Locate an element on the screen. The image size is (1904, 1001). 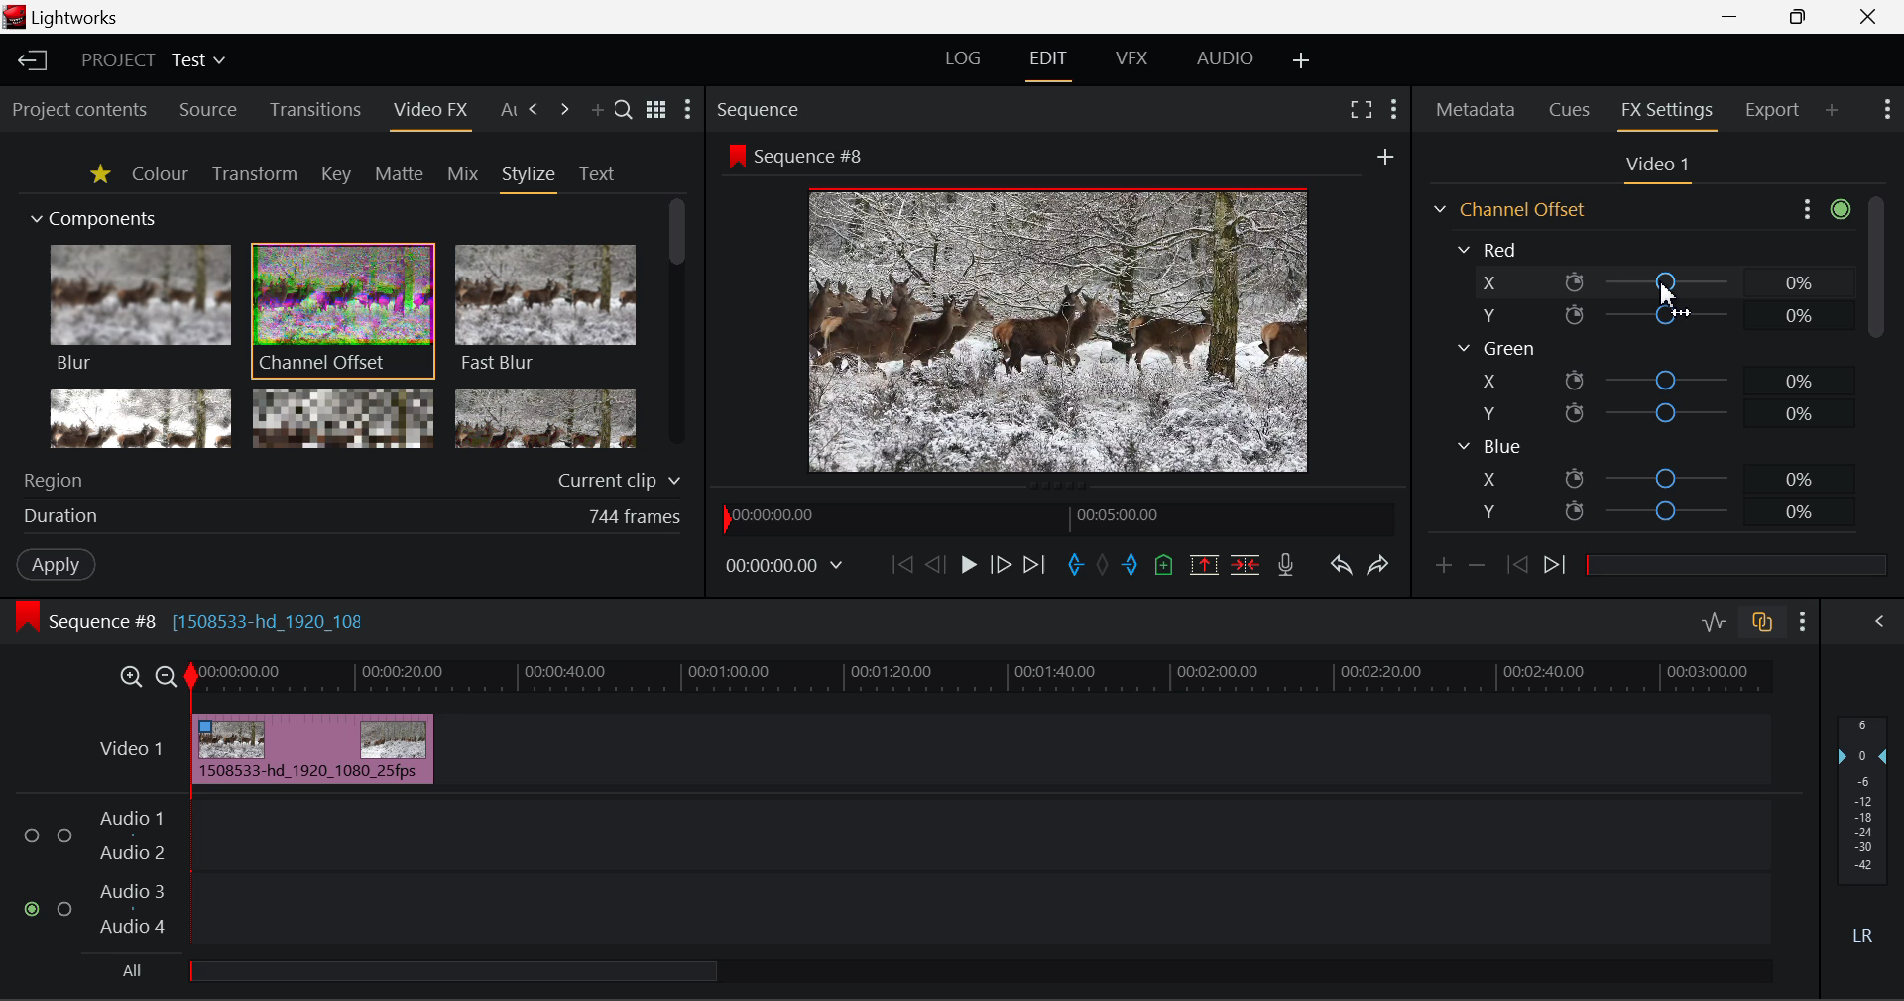
Scroll Bar is located at coordinates (674, 322).